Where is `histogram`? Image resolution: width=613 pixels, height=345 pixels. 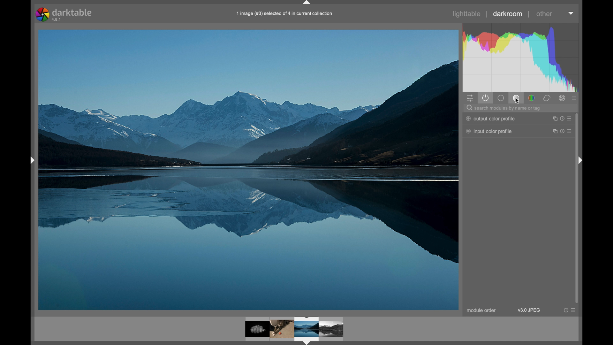
histogram is located at coordinates (521, 57).